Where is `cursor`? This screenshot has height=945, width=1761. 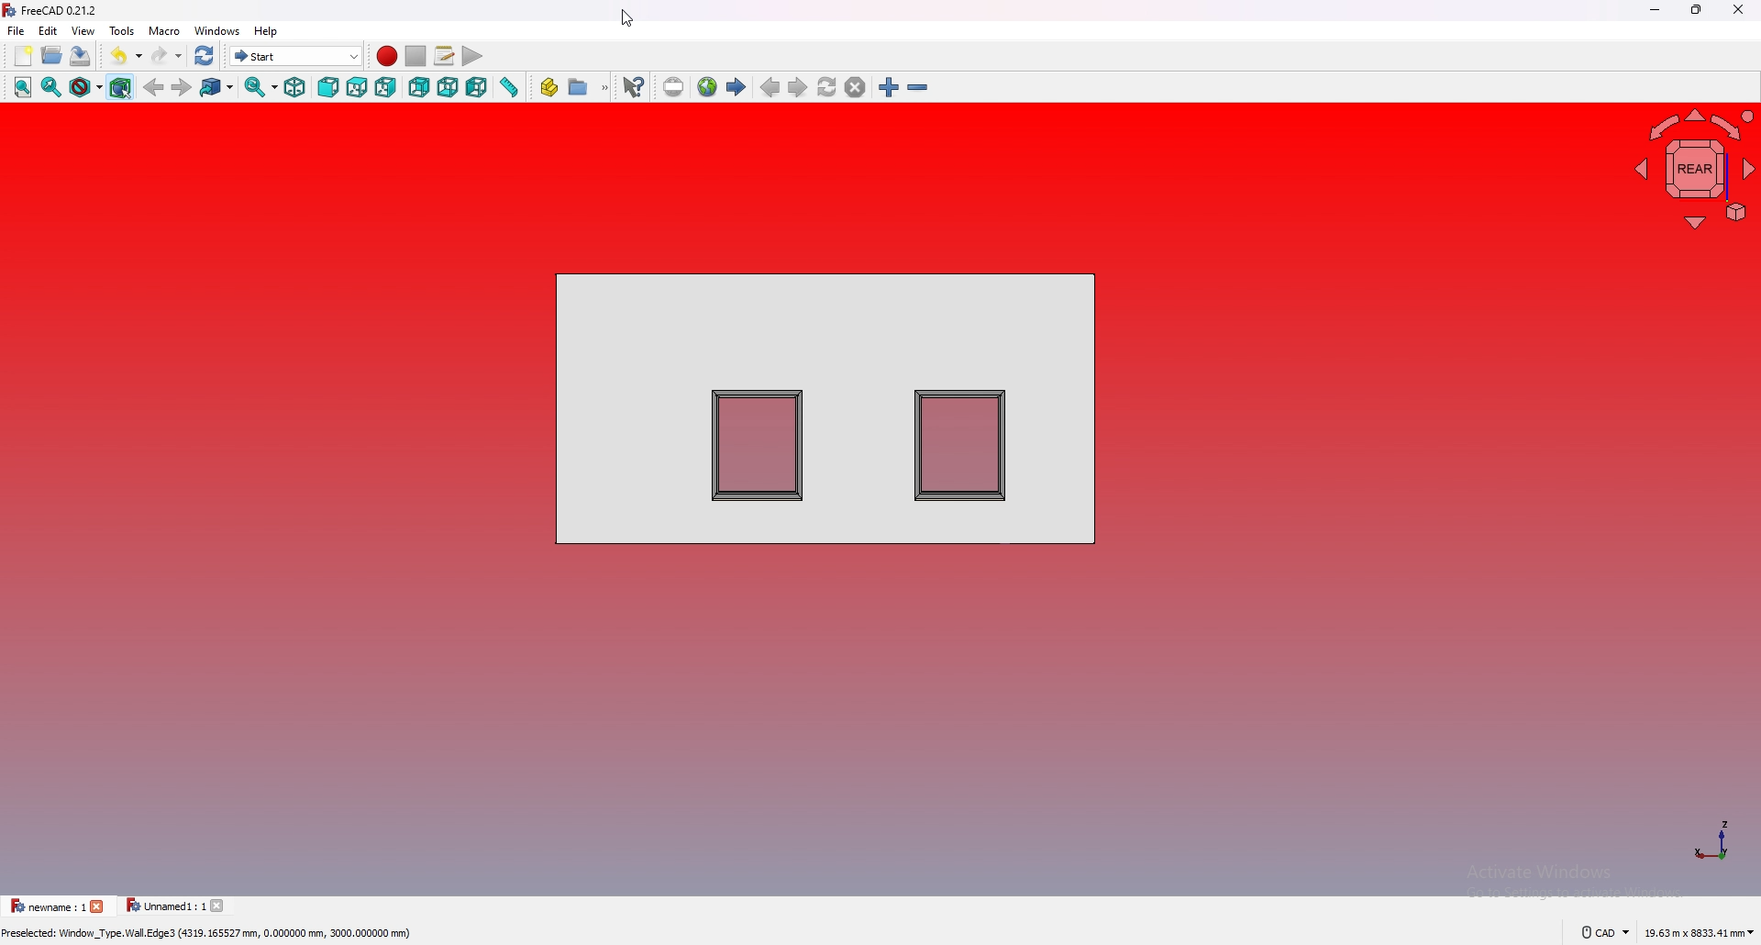 cursor is located at coordinates (626, 18).